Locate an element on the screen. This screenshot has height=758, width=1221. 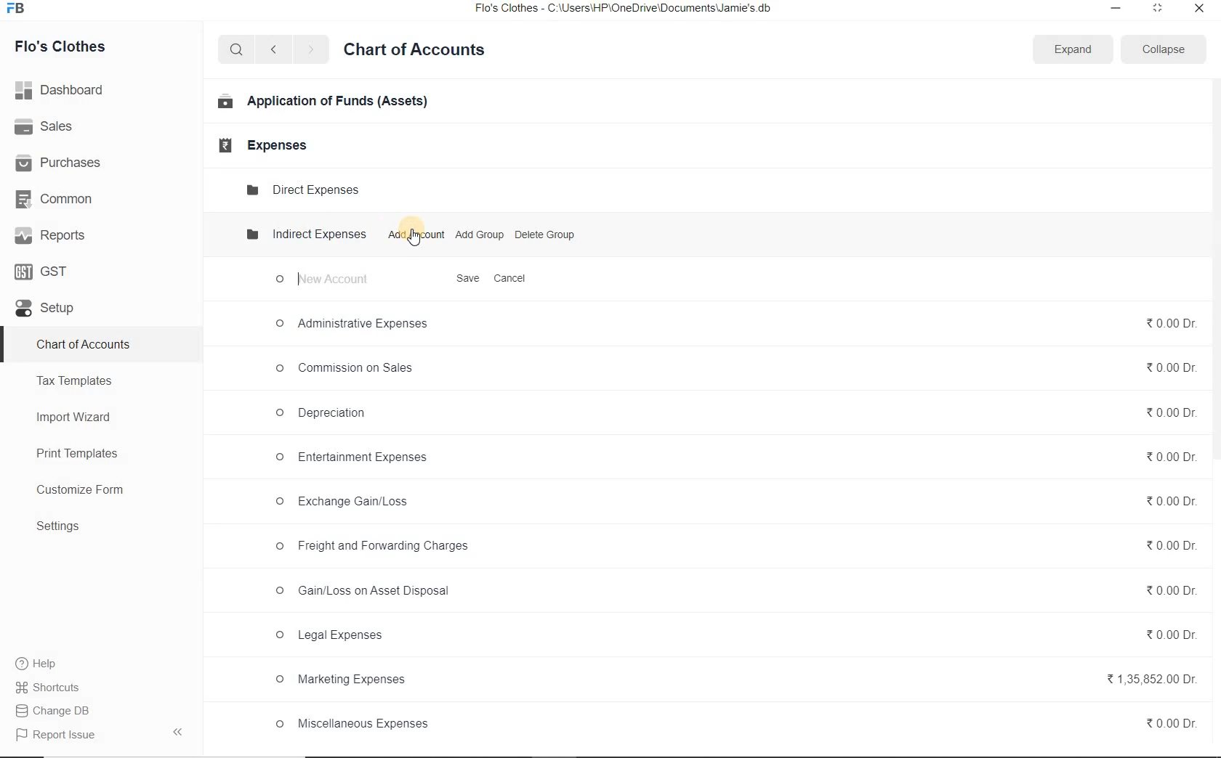
© Depreciation 20.000r is located at coordinates (736, 412).